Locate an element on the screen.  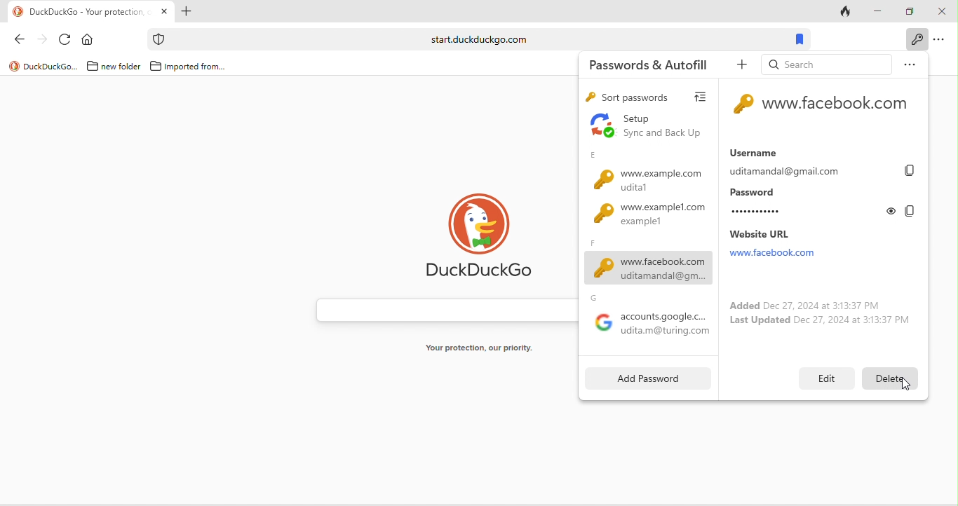
close tab is located at coordinates (165, 11).